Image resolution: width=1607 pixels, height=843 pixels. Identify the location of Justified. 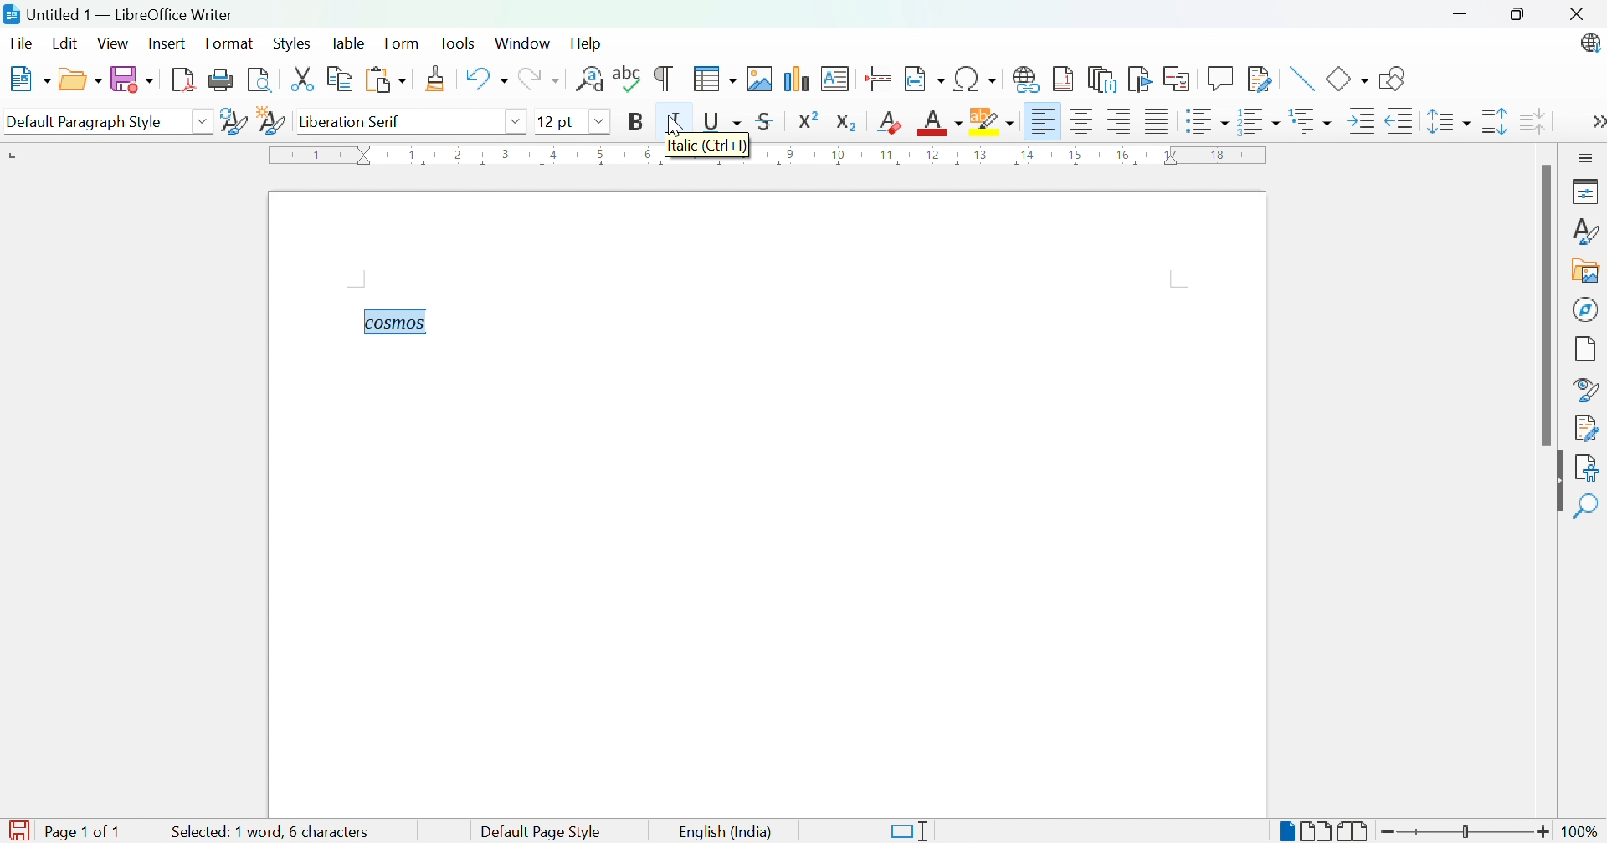
(1158, 122).